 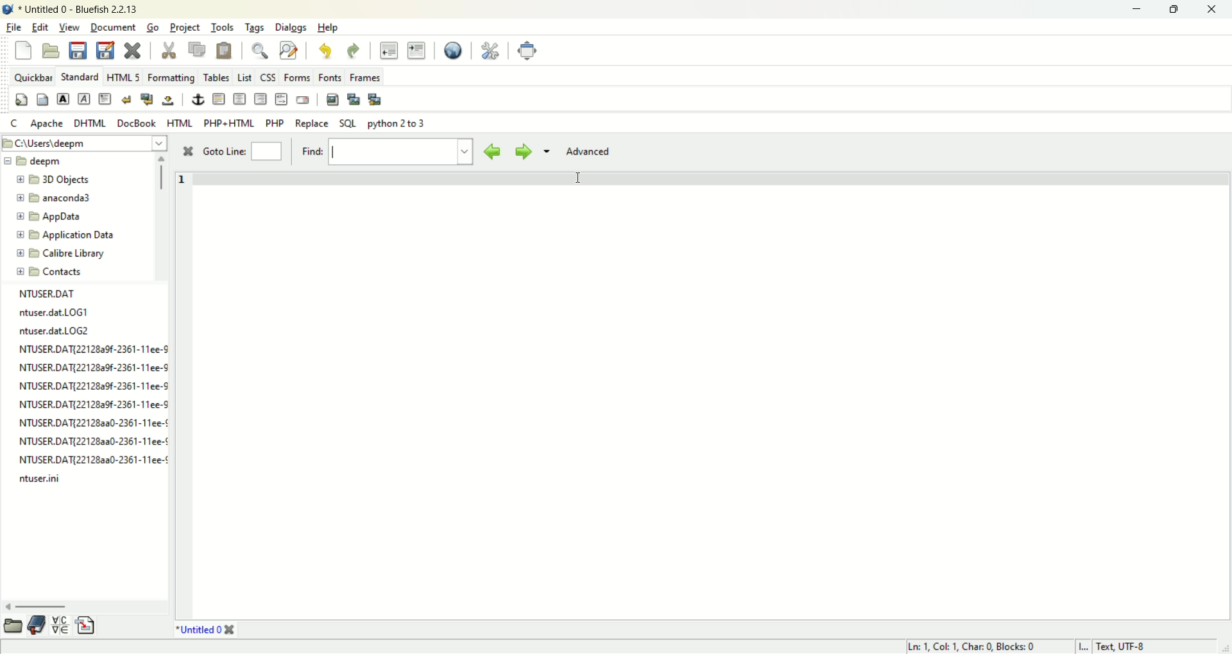 I want to click on deepm, so click(x=45, y=163).